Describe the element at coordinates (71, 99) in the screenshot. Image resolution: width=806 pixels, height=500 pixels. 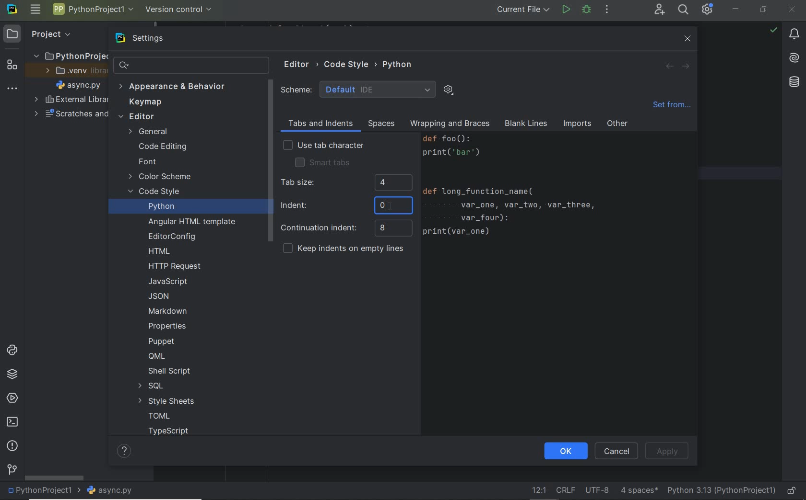
I see `external libraries` at that location.